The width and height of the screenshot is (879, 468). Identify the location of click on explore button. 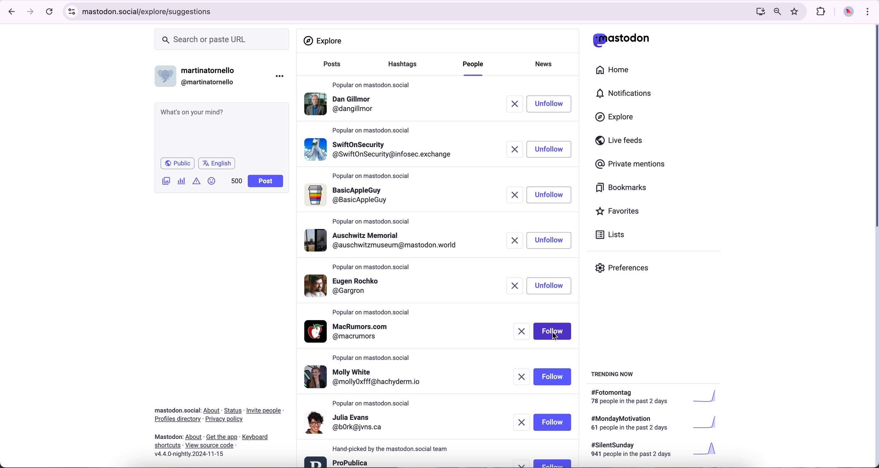
(616, 120).